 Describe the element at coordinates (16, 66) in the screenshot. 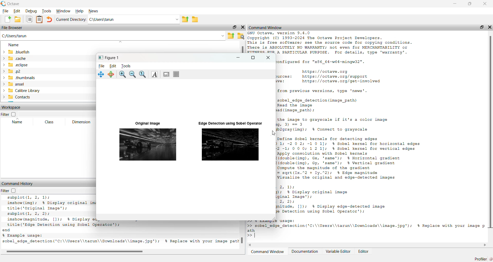

I see ` eclipse` at that location.